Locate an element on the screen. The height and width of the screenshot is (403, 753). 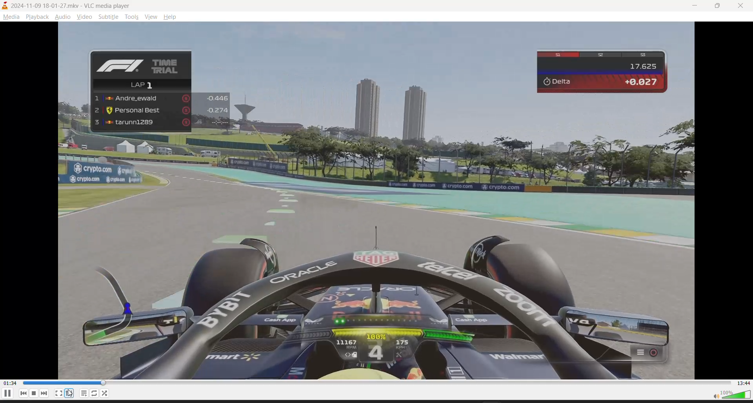
close is located at coordinates (742, 5).